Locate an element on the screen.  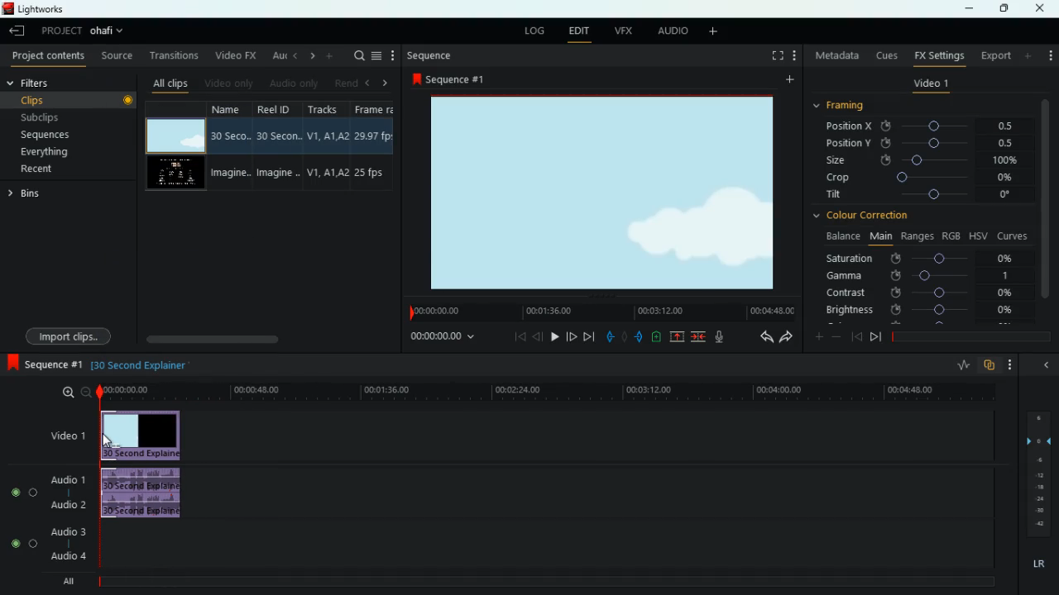
saturation is located at coordinates (927, 259).